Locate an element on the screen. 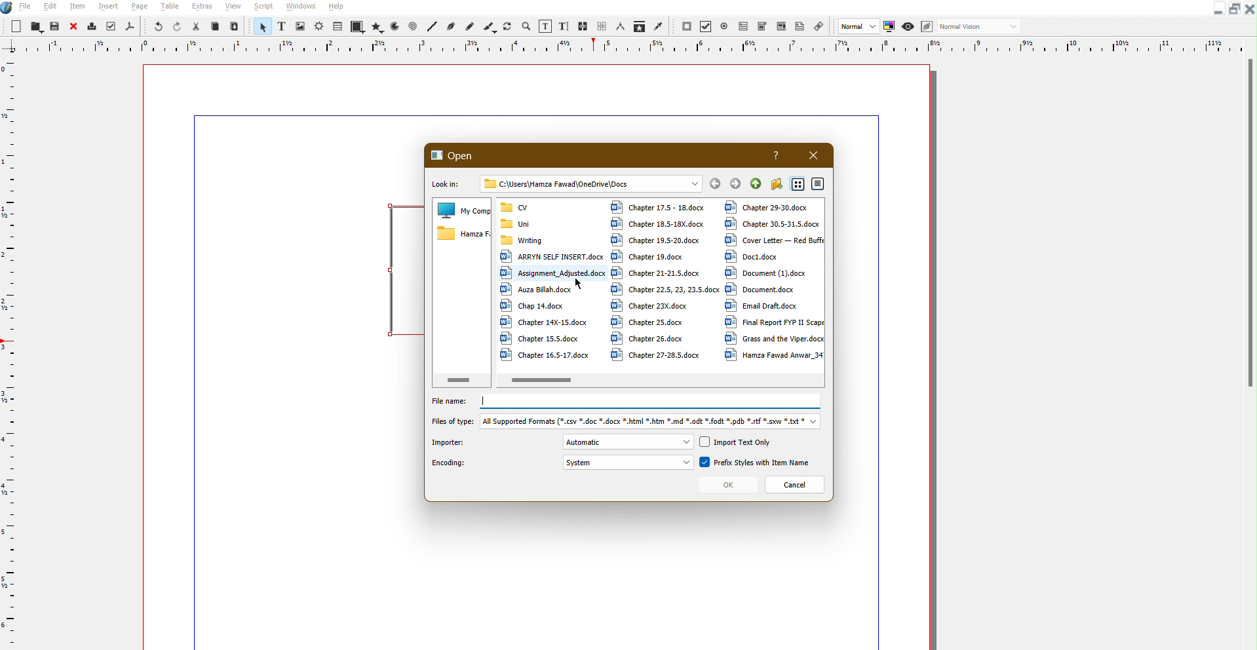 The width and height of the screenshot is (1257, 650). Cancel is located at coordinates (794, 484).